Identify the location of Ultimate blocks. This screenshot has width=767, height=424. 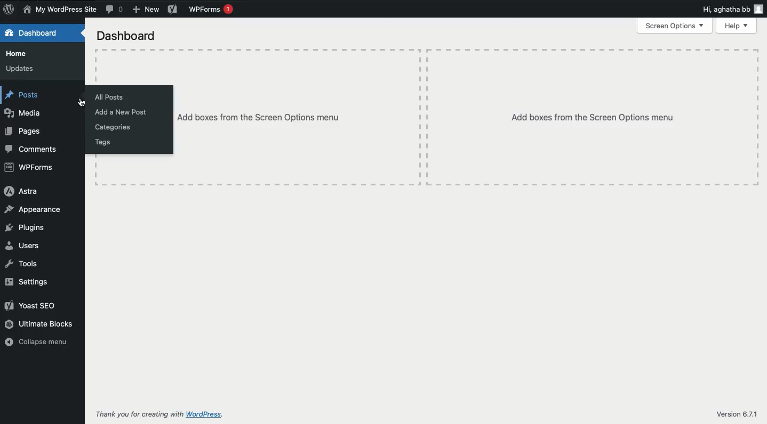
(39, 323).